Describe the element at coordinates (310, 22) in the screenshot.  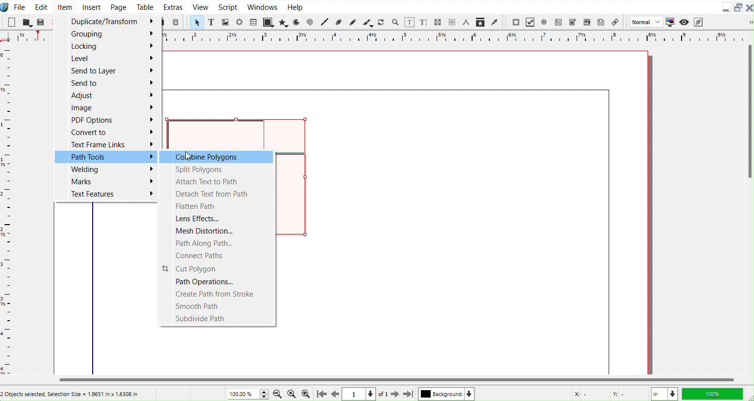
I see `Spiral` at that location.